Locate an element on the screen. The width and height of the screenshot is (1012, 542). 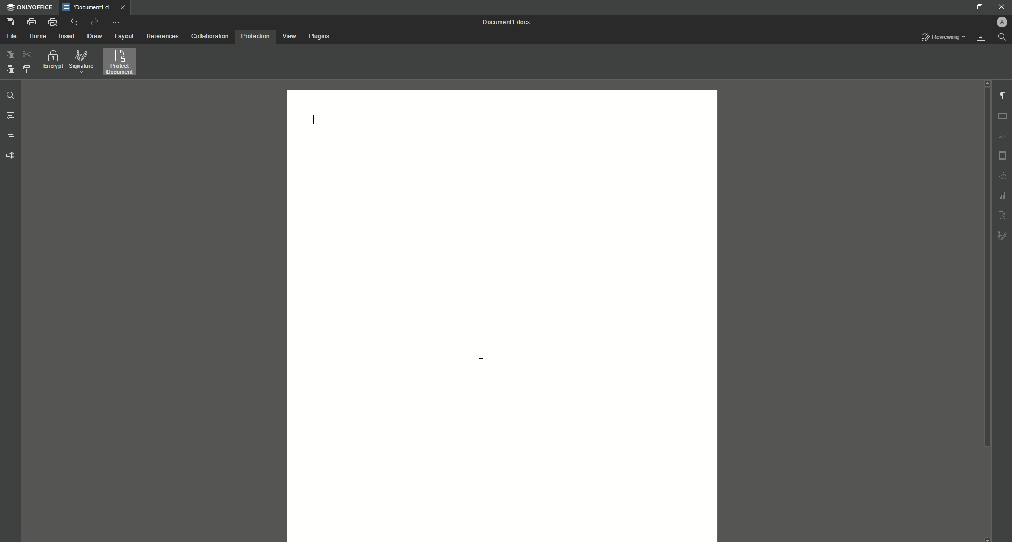
Cursor is located at coordinates (481, 361).